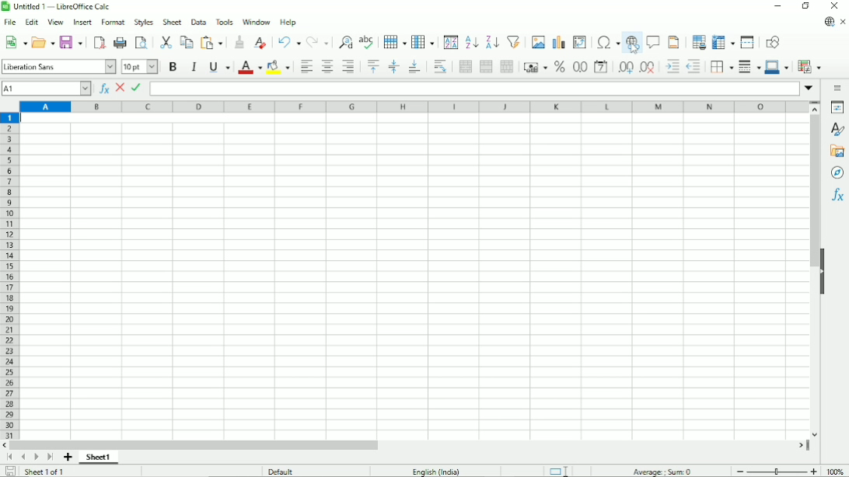 This screenshot has height=477, width=849. What do you see at coordinates (9, 472) in the screenshot?
I see `Save` at bounding box center [9, 472].